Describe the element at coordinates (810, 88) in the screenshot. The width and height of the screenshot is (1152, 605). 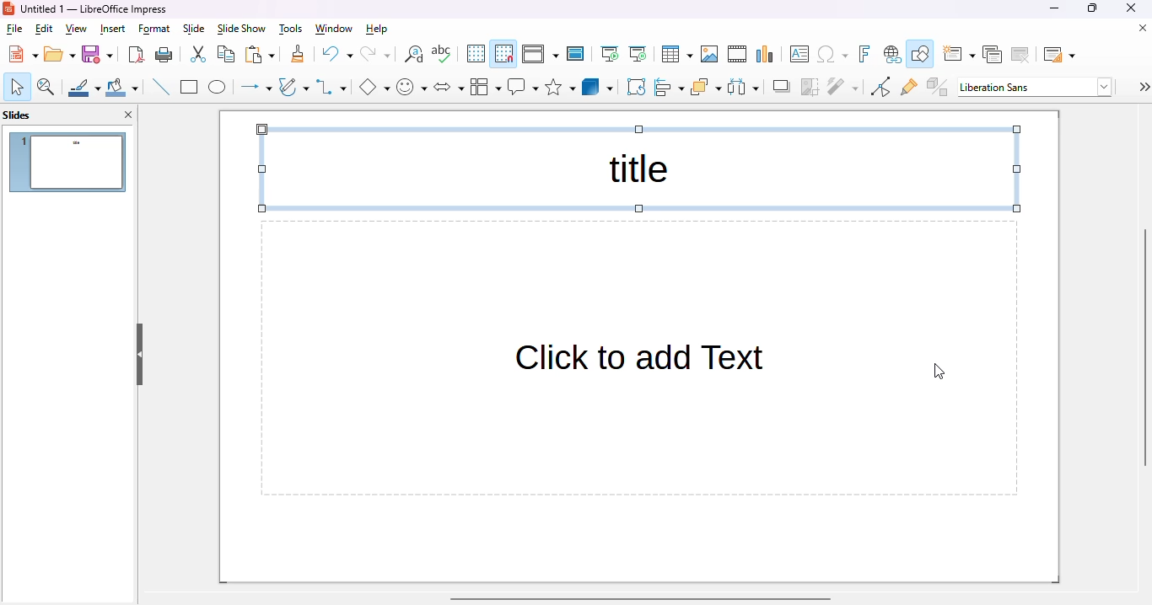
I see `crop image` at that location.